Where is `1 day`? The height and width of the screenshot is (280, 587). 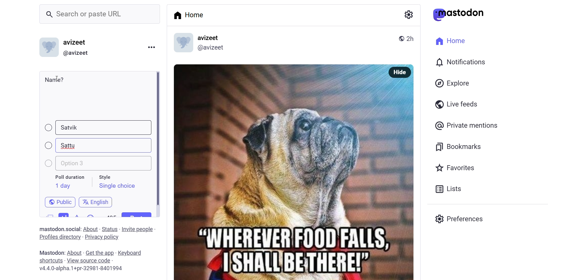 1 day is located at coordinates (62, 186).